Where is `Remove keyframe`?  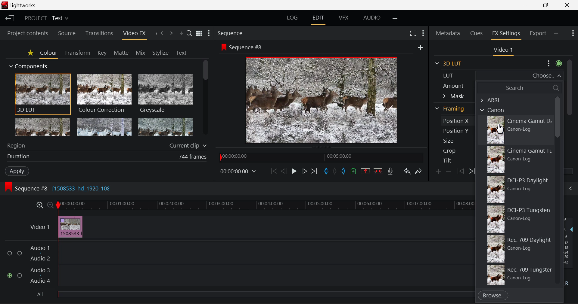
Remove keyframe is located at coordinates (448, 172).